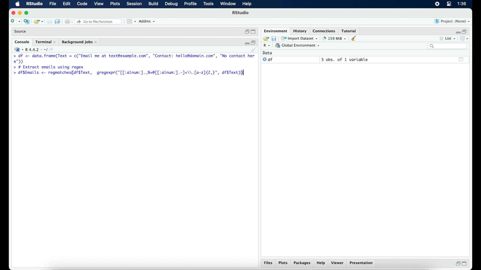  Describe the element at coordinates (49, 21) in the screenshot. I see `print` at that location.